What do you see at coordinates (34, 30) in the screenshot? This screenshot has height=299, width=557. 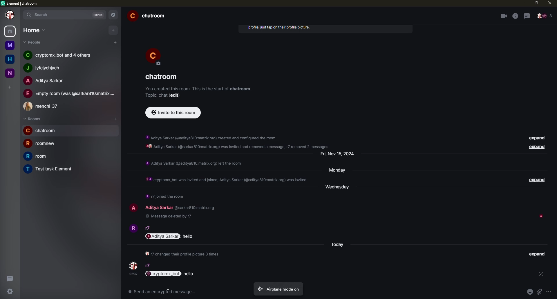 I see `home` at bounding box center [34, 30].